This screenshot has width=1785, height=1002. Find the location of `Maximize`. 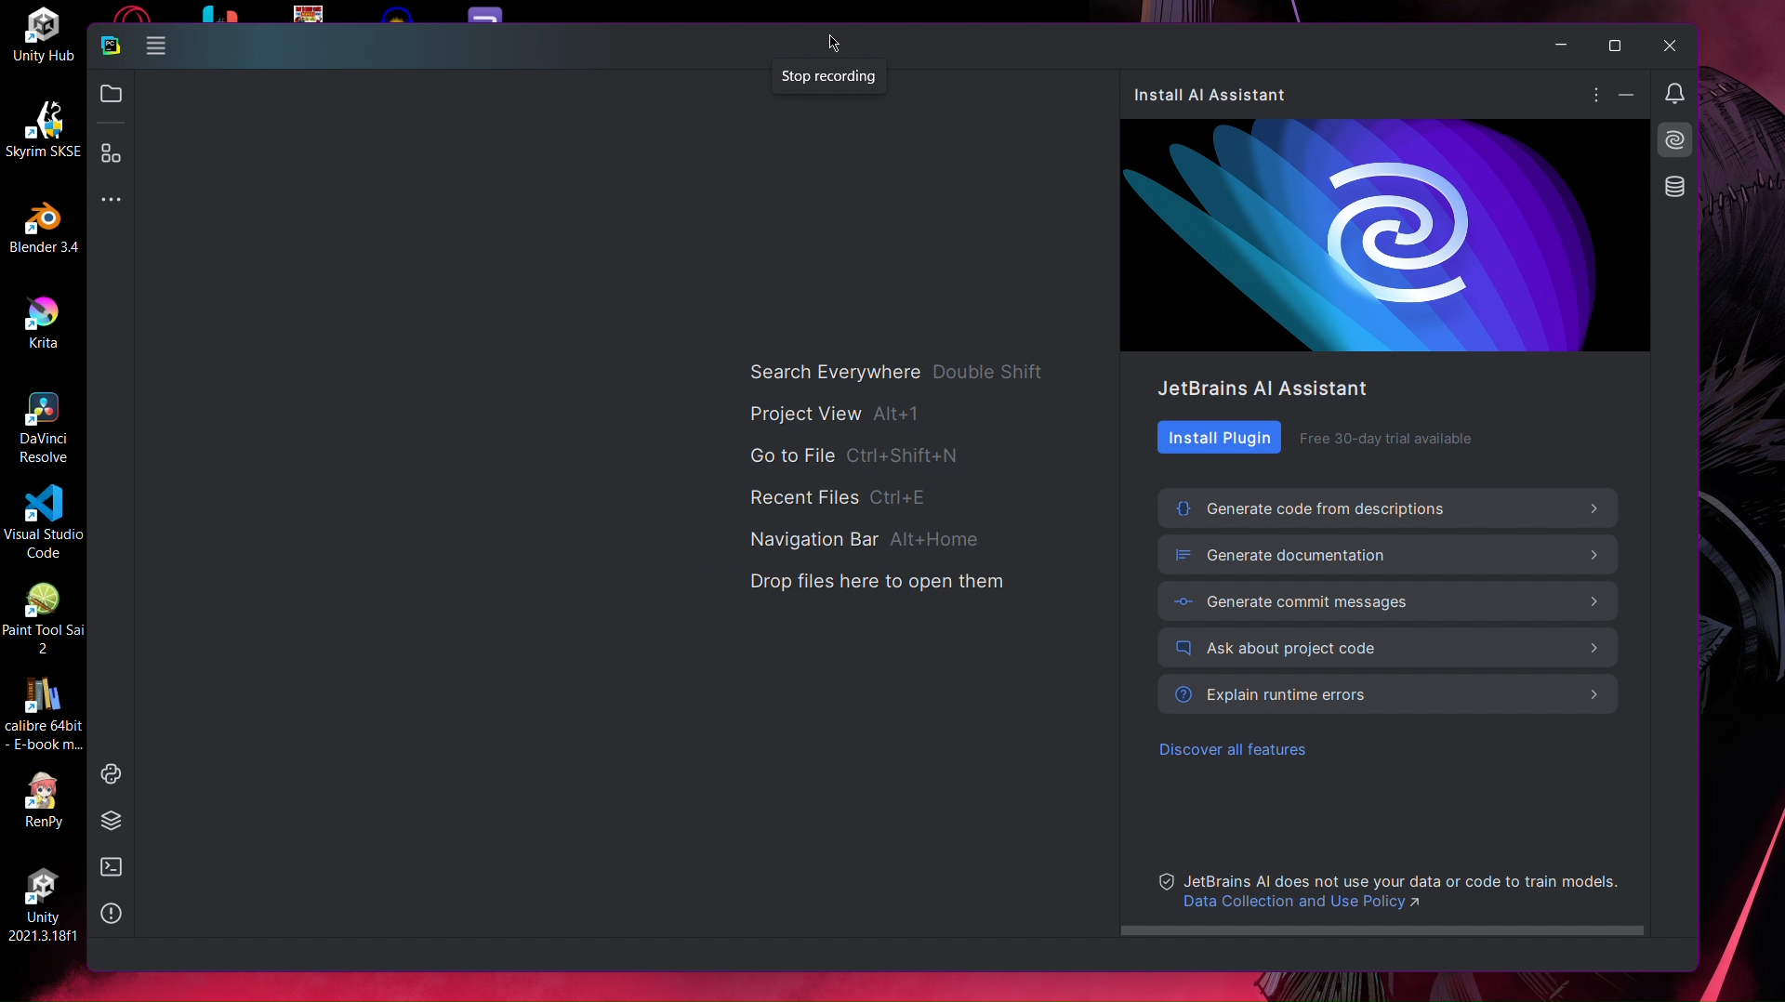

Maximize is located at coordinates (1612, 46).